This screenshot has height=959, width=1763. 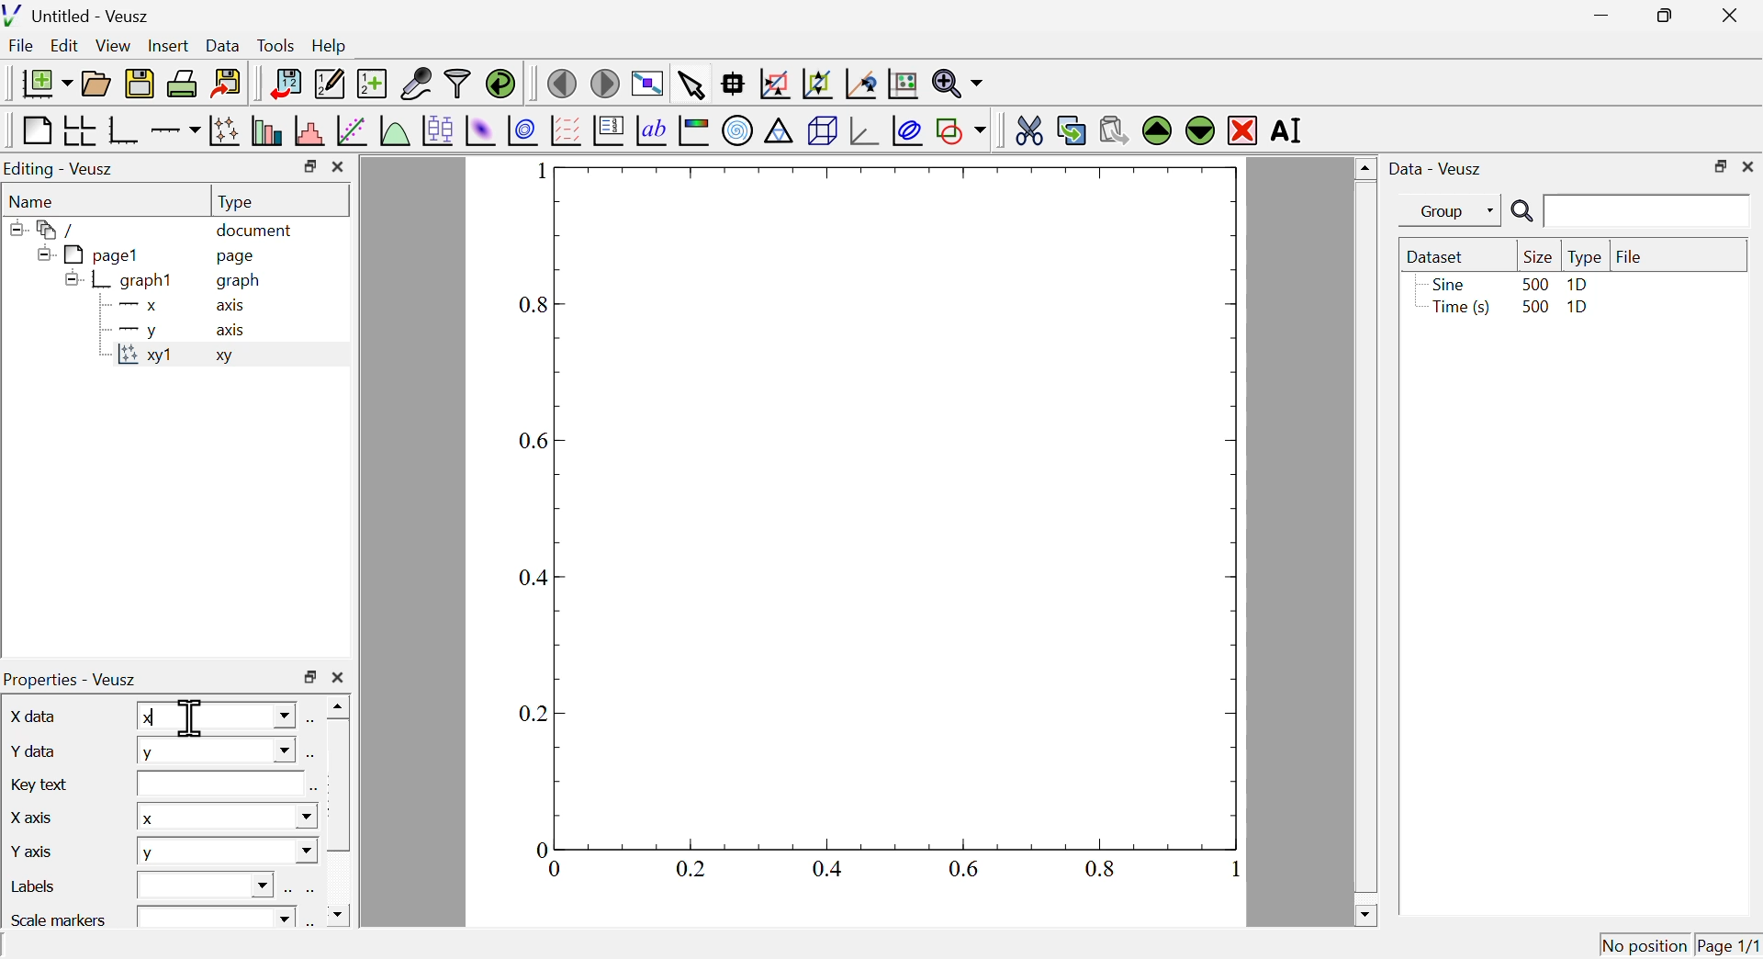 I want to click on plot bar charts, so click(x=266, y=132).